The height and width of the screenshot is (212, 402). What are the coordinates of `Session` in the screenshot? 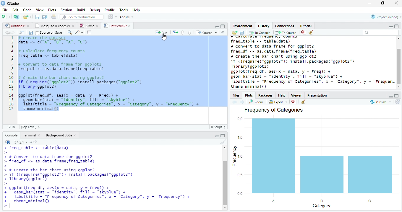 It's located at (66, 10).